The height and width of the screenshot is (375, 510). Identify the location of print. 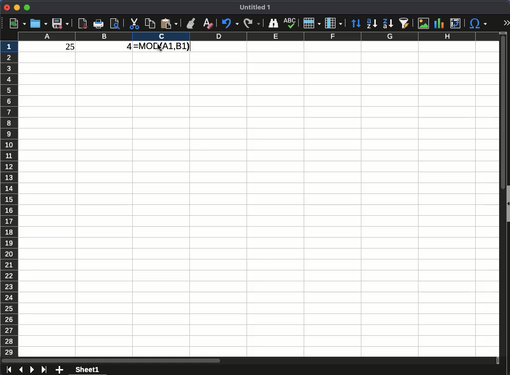
(99, 24).